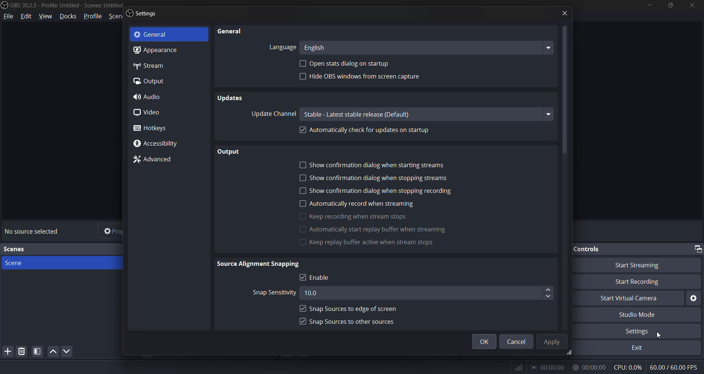 This screenshot has height=374, width=704. I want to click on general, so click(230, 31).